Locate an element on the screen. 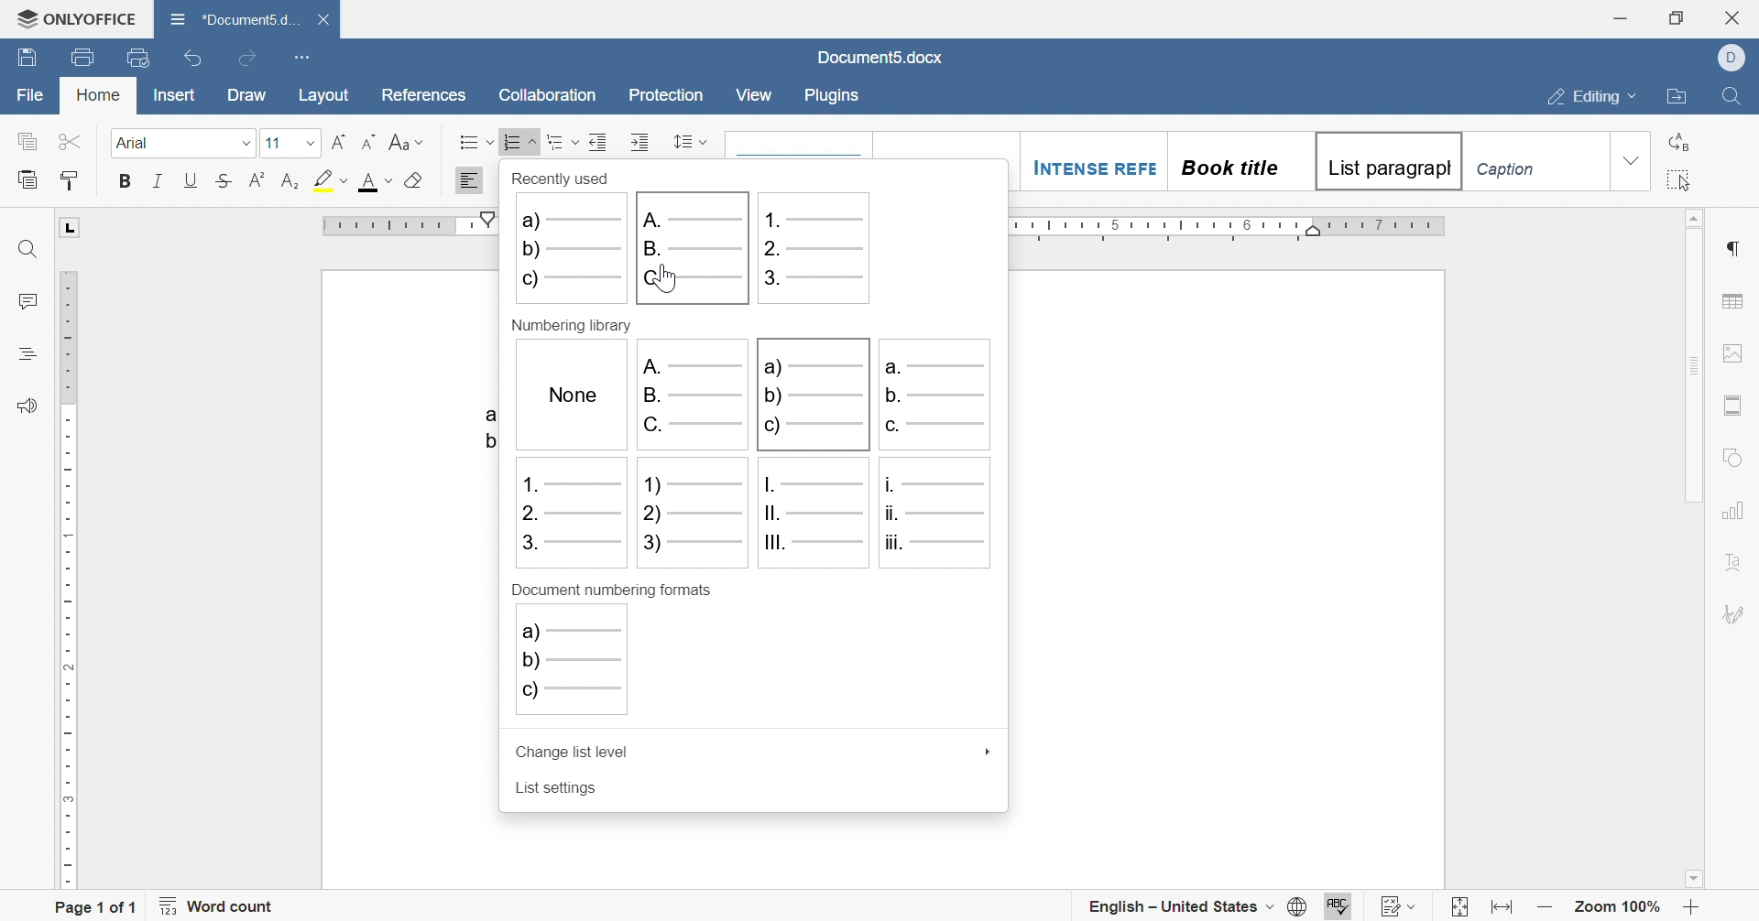 This screenshot has width=1759, height=921. Dell is located at coordinates (1731, 59).